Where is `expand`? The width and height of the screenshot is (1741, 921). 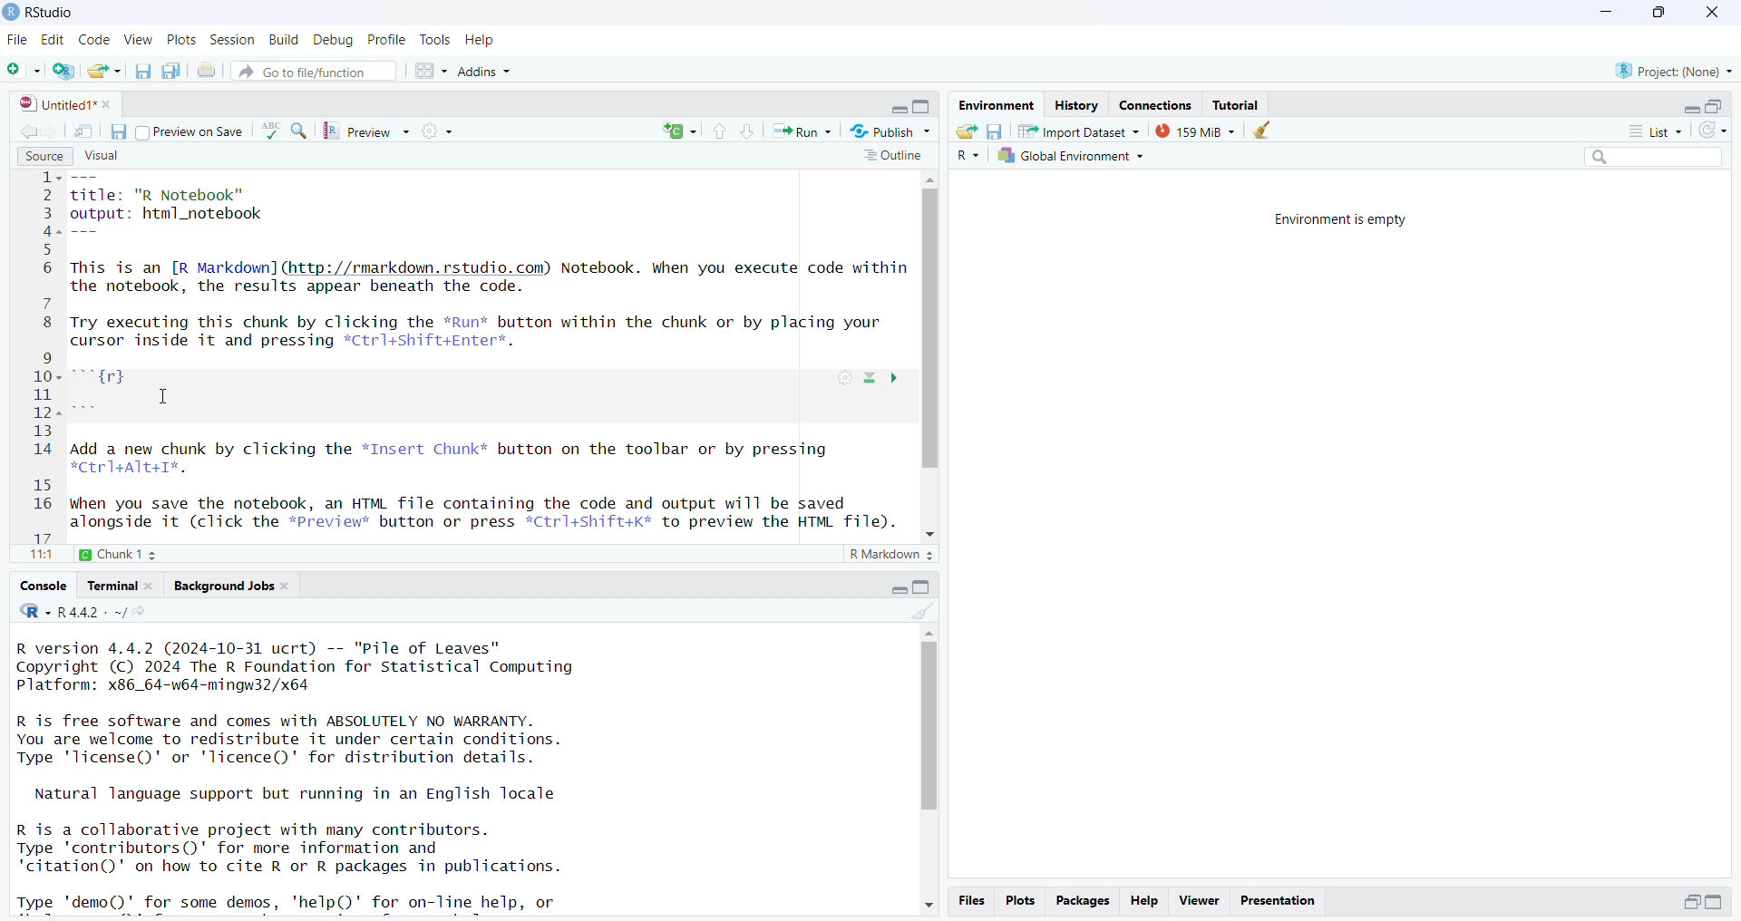
expand is located at coordinates (900, 587).